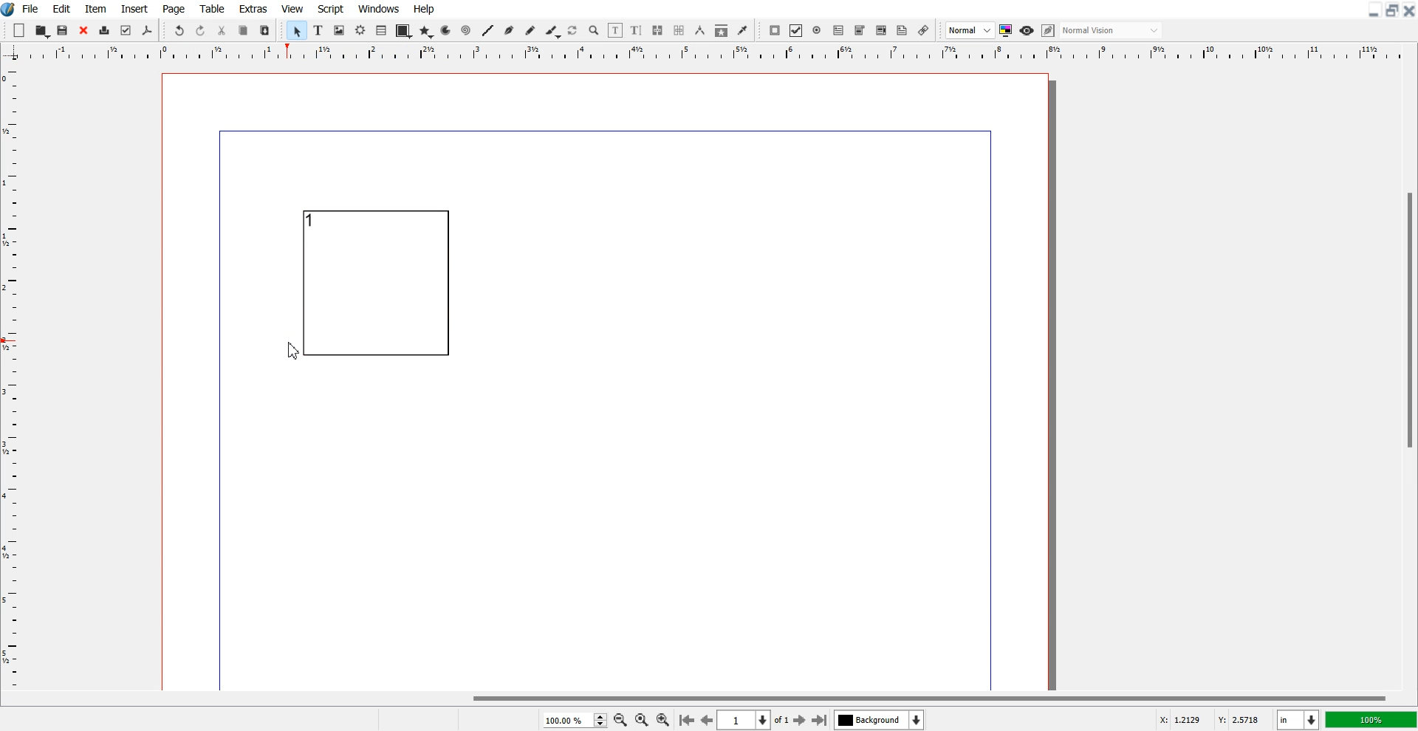  I want to click on Go to previous Page, so click(708, 719).